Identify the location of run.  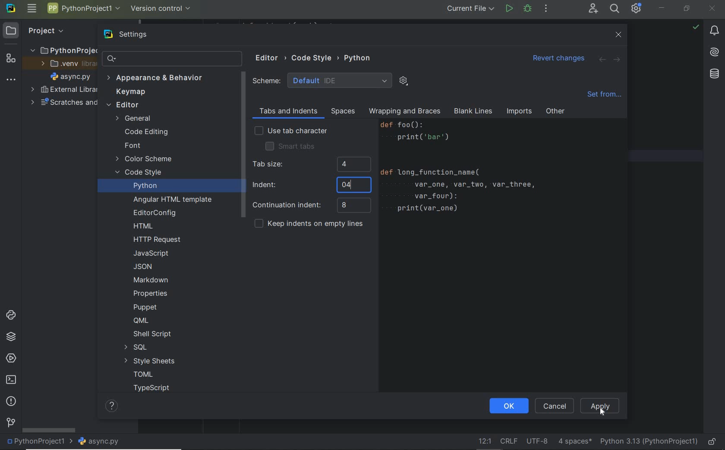
(509, 9).